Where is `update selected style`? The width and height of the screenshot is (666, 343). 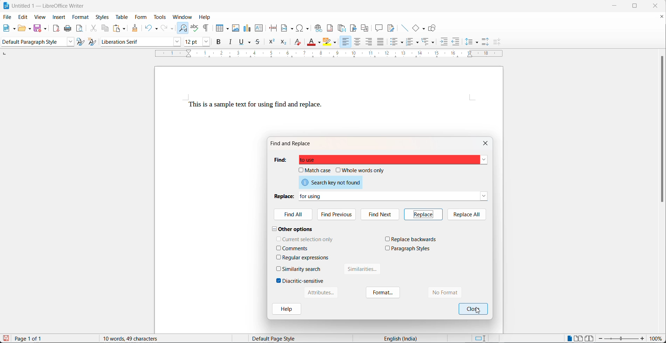 update selected style is located at coordinates (81, 42).